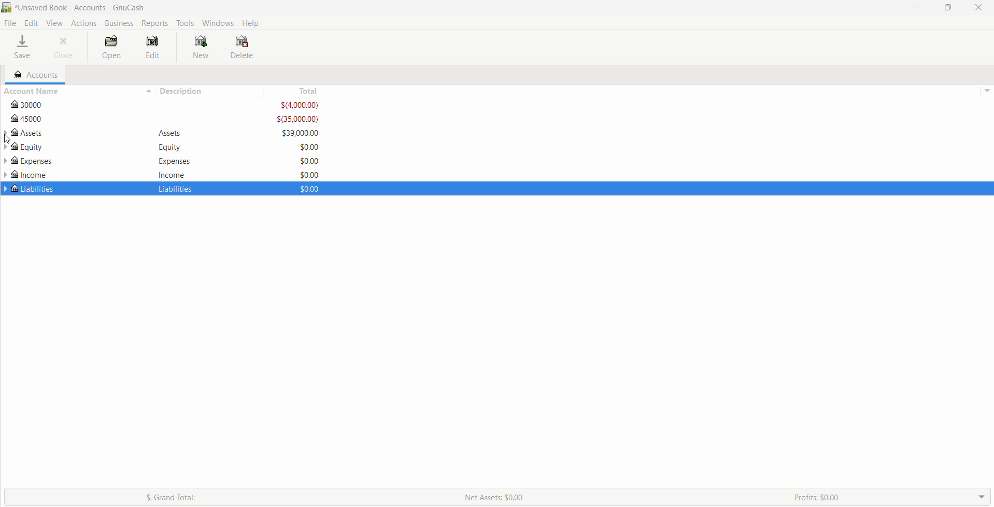  What do you see at coordinates (32, 22) in the screenshot?
I see `Edit` at bounding box center [32, 22].